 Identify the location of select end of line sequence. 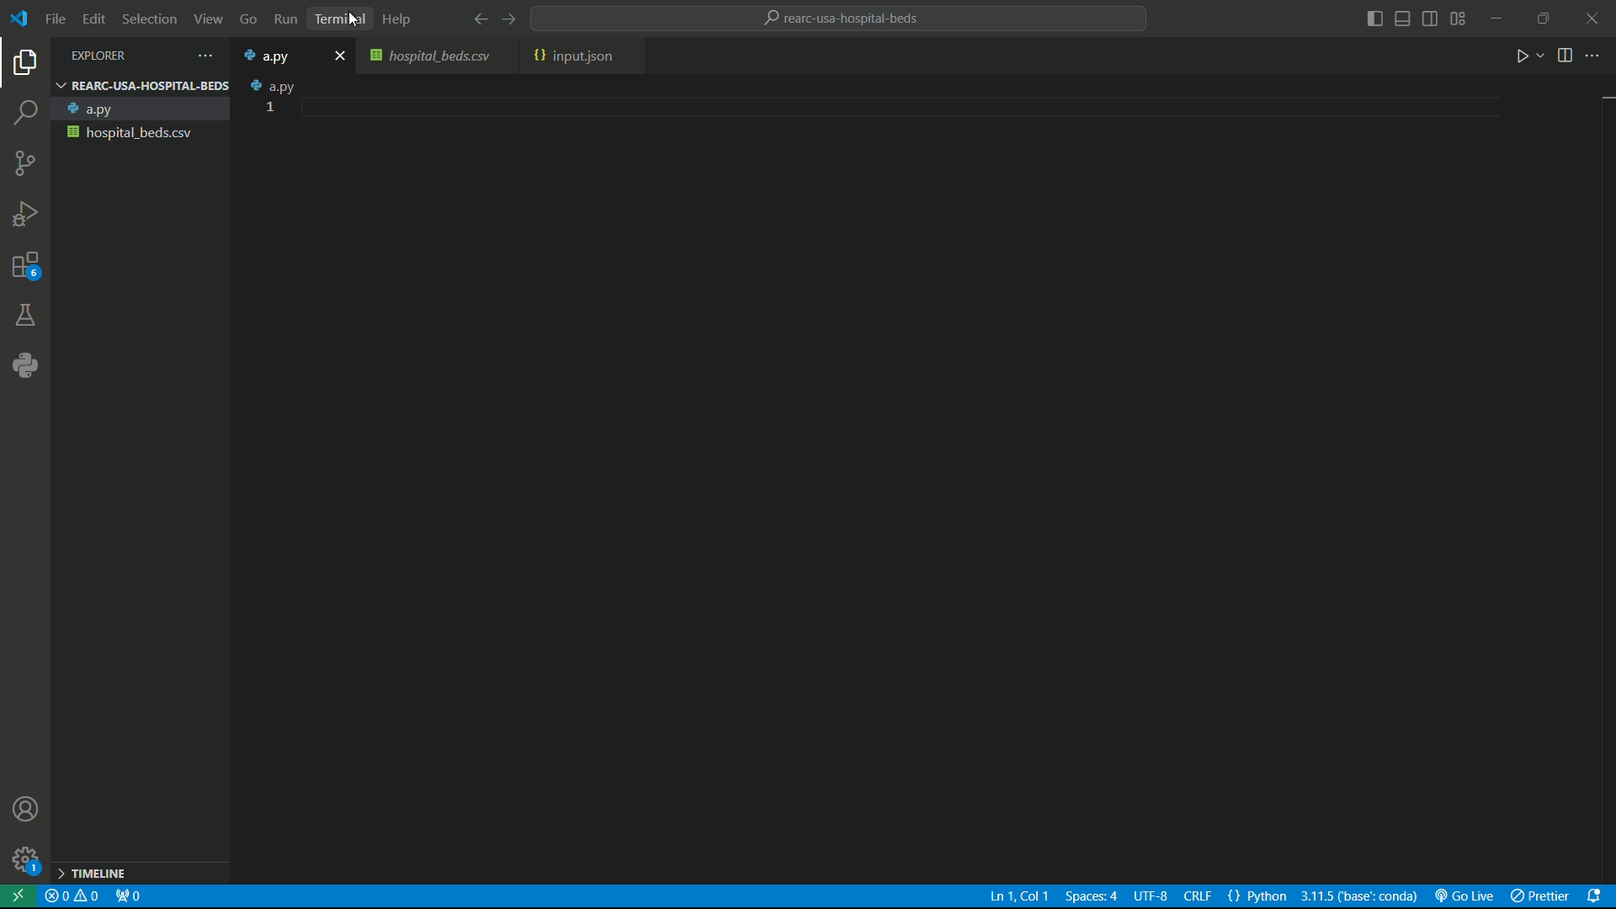
(1198, 898).